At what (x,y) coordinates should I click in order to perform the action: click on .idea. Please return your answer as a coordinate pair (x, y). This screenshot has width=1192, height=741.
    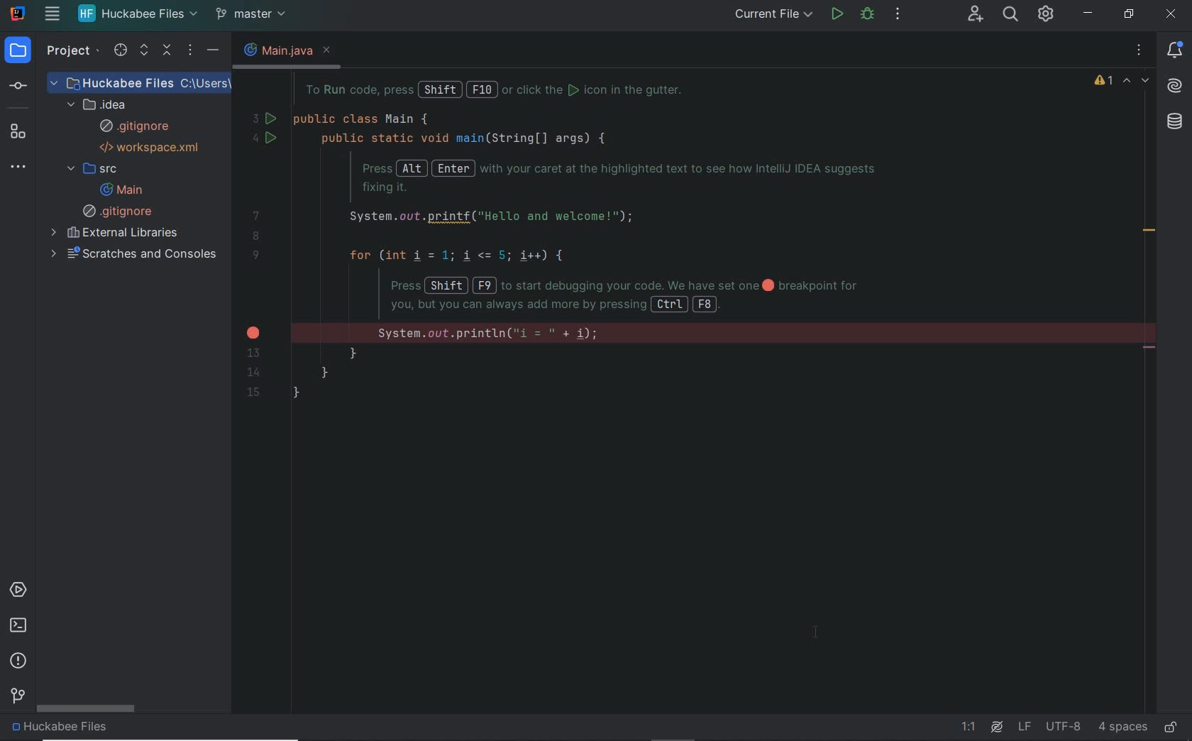
    Looking at the image, I should click on (101, 104).